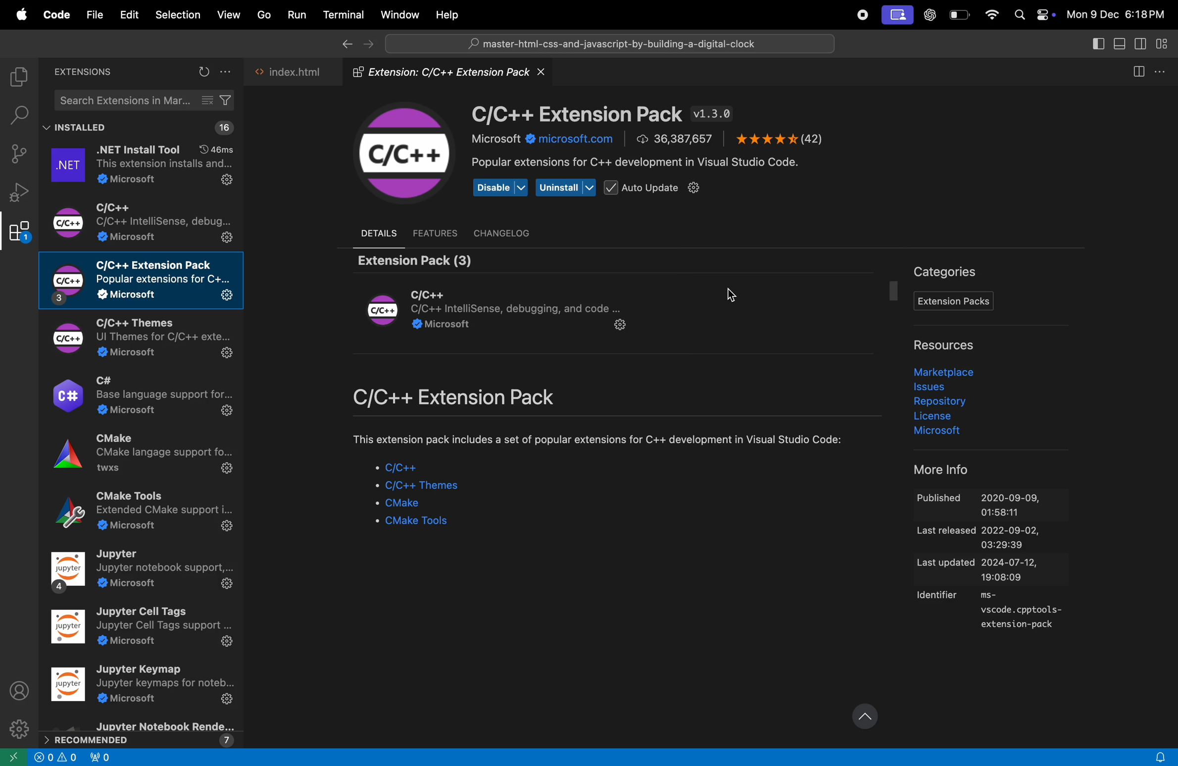  Describe the element at coordinates (56, 759) in the screenshot. I see `info` at that location.